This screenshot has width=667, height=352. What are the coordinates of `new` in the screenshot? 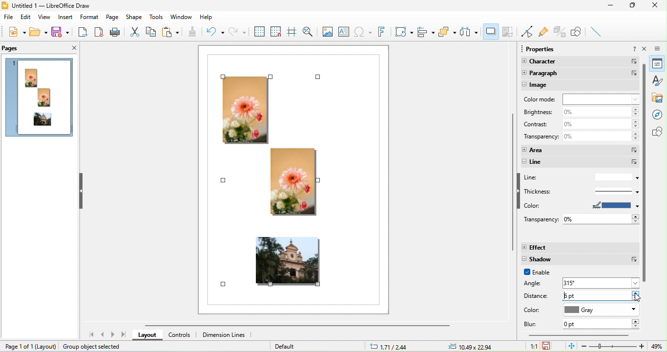 It's located at (15, 33).